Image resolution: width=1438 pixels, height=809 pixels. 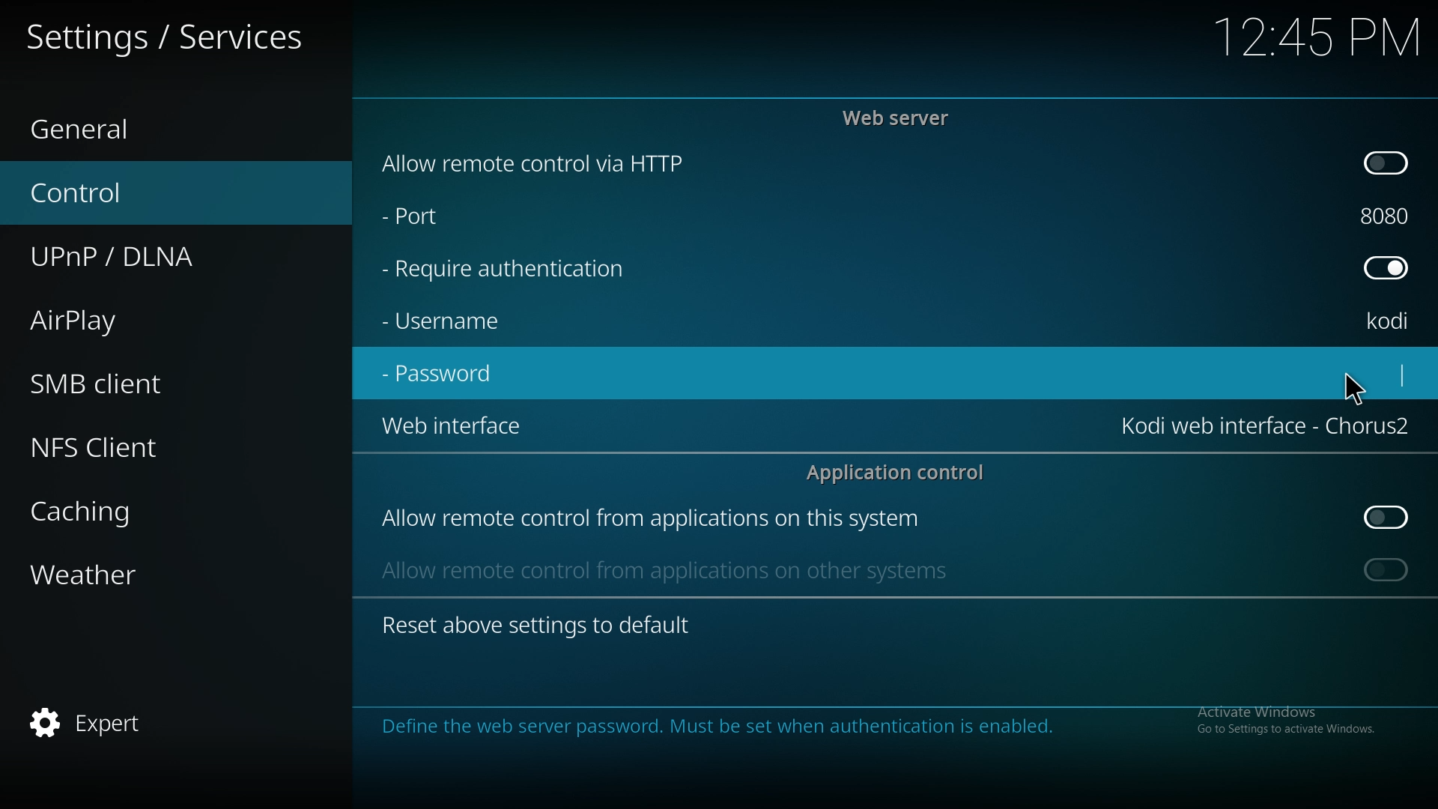 I want to click on time, so click(x=1314, y=37).